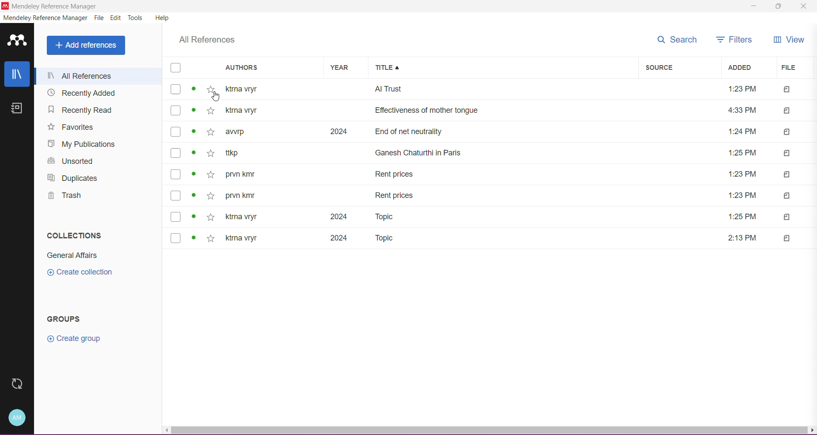  What do you see at coordinates (176, 217) in the screenshot?
I see `Click to select` at bounding box center [176, 217].